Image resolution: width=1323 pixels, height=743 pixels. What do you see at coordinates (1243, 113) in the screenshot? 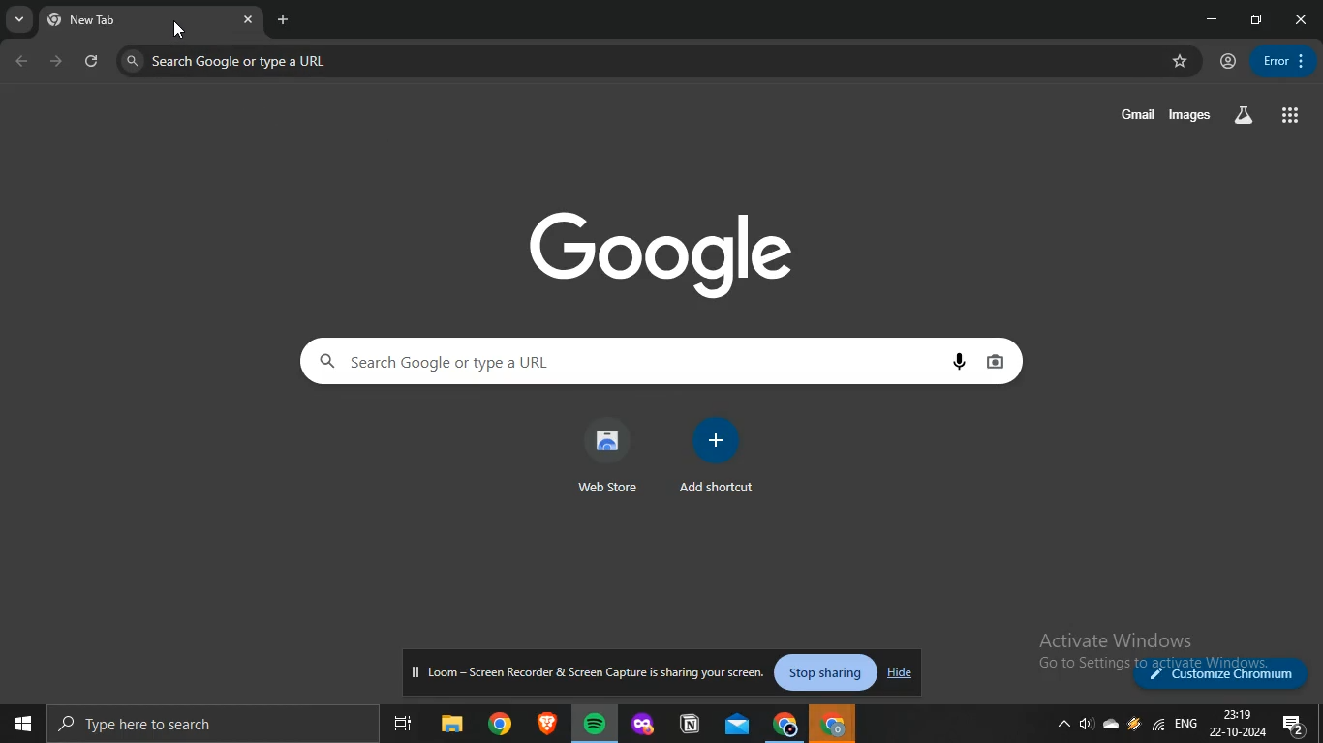
I see `search labs` at bounding box center [1243, 113].